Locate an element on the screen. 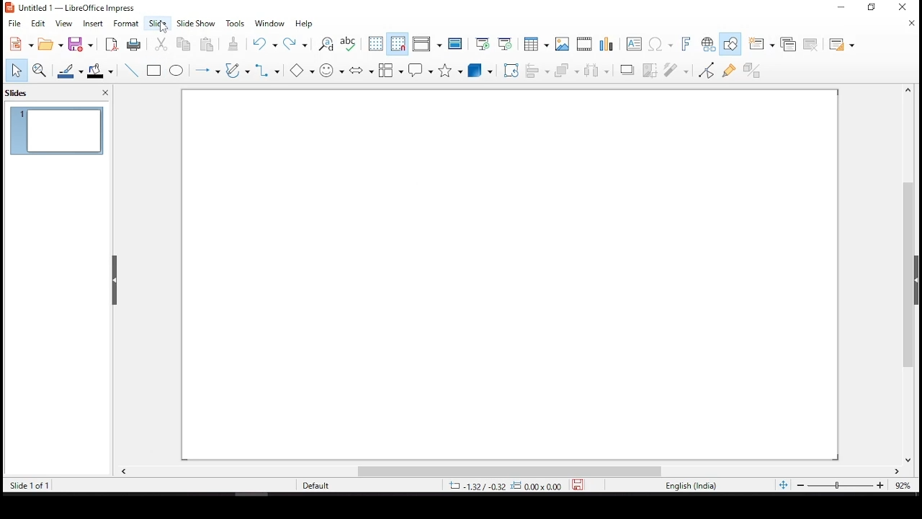  save is located at coordinates (81, 45).